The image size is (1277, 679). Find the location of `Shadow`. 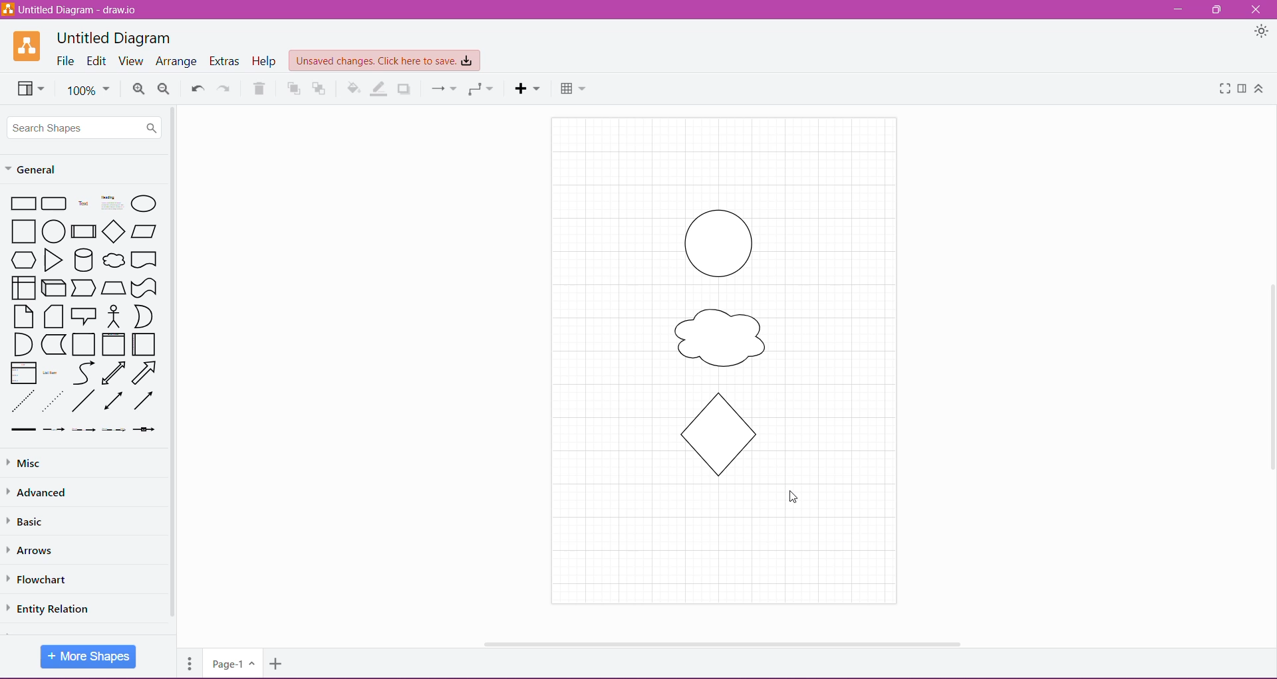

Shadow is located at coordinates (406, 88).